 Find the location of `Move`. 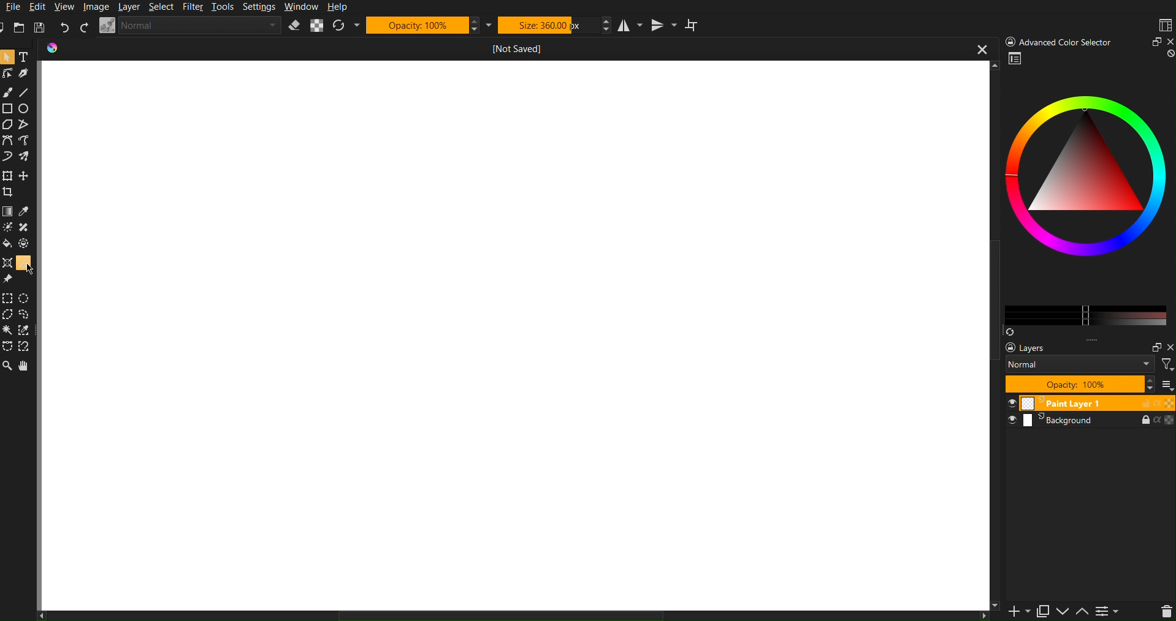

Move is located at coordinates (25, 365).